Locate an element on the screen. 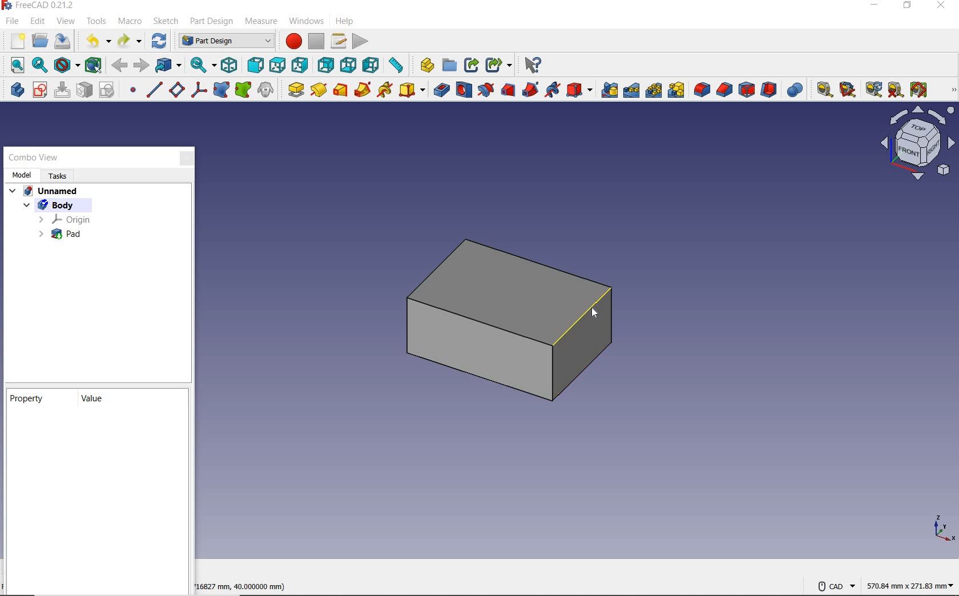 Image resolution: width=959 pixels, height=596 pixels. additive pipe is located at coordinates (363, 90).